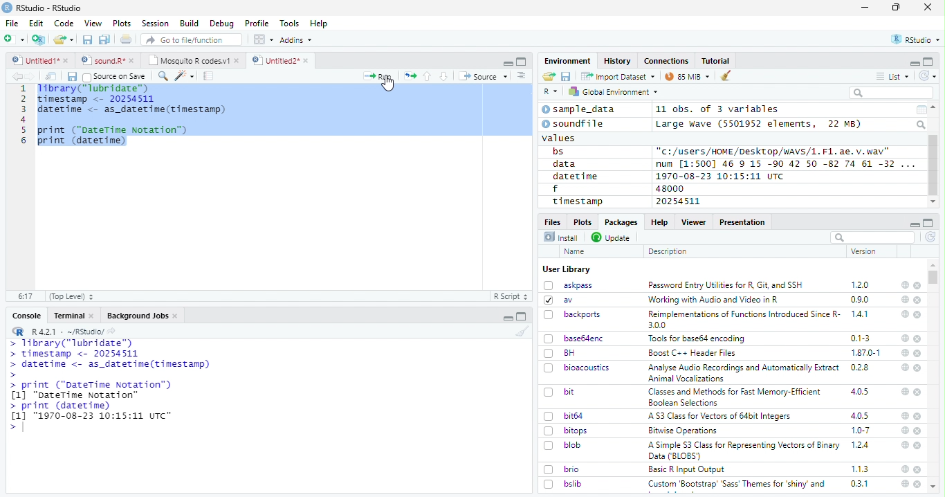  What do you see at coordinates (39, 61) in the screenshot?
I see `Untitled1*` at bounding box center [39, 61].